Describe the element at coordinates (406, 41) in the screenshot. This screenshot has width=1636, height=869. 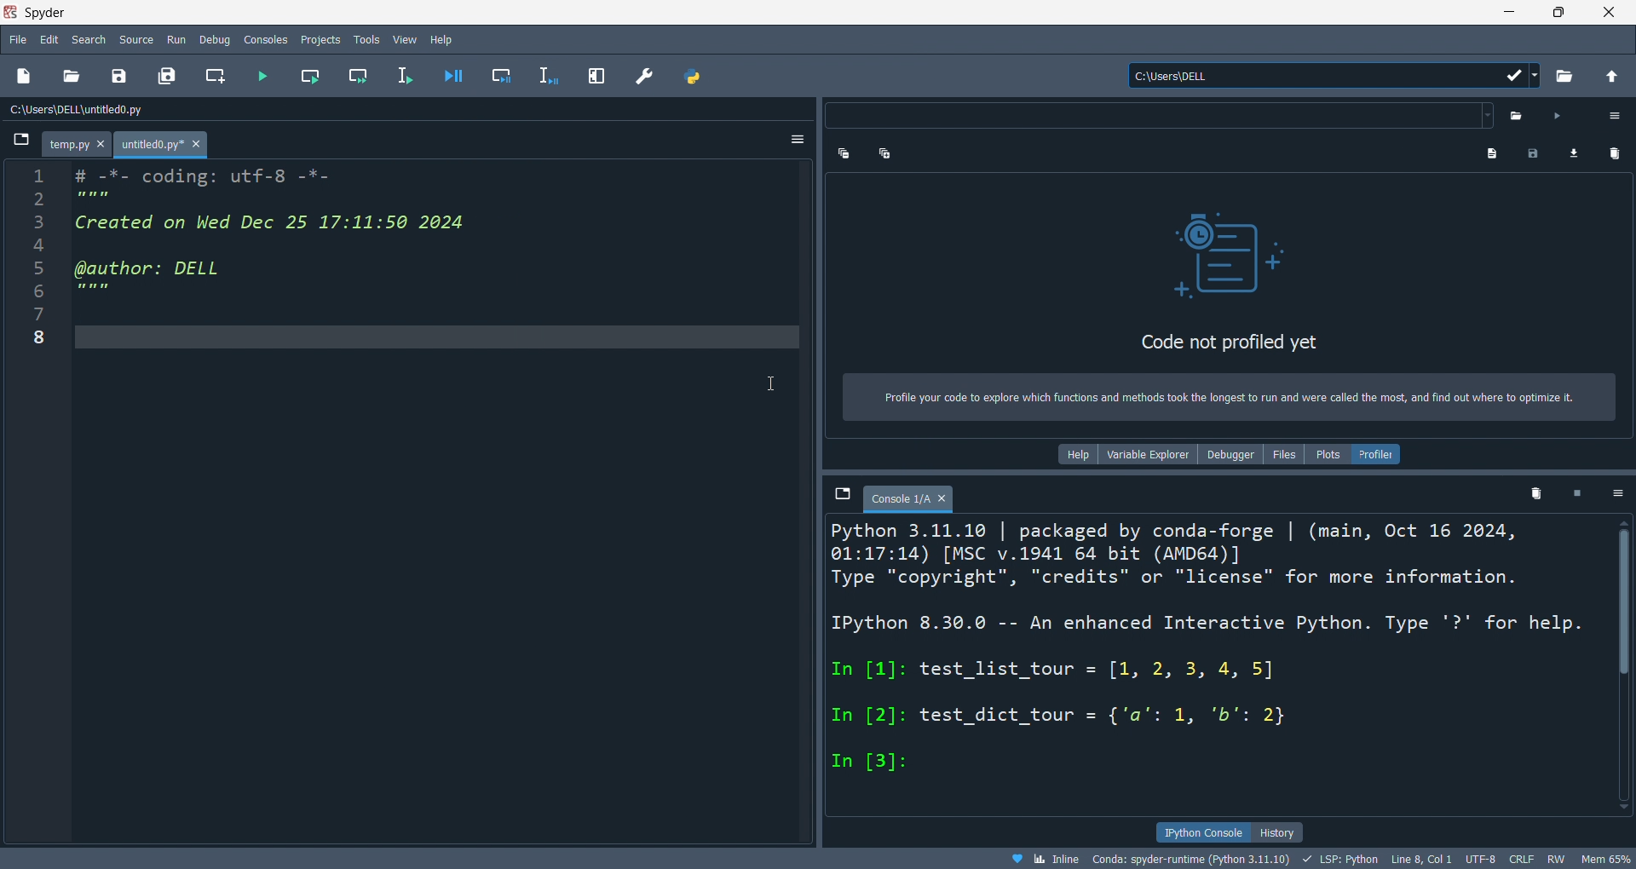
I see `view` at that location.